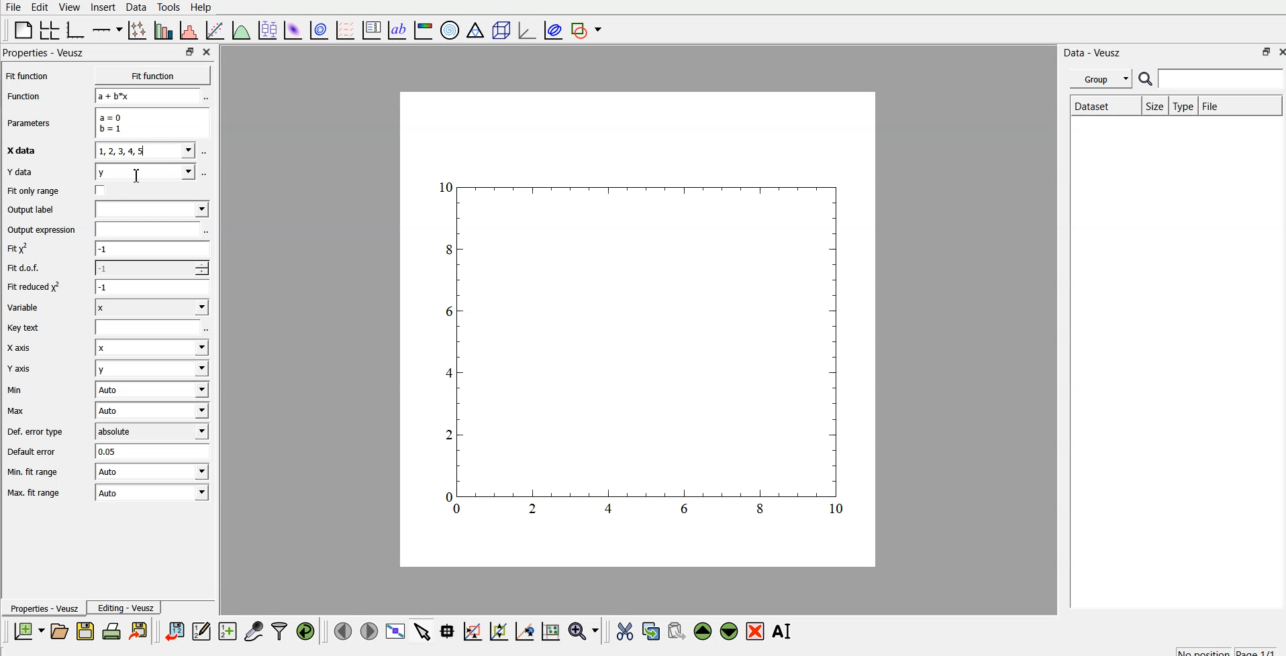  Describe the element at coordinates (1220, 78) in the screenshot. I see `search for dataset names` at that location.